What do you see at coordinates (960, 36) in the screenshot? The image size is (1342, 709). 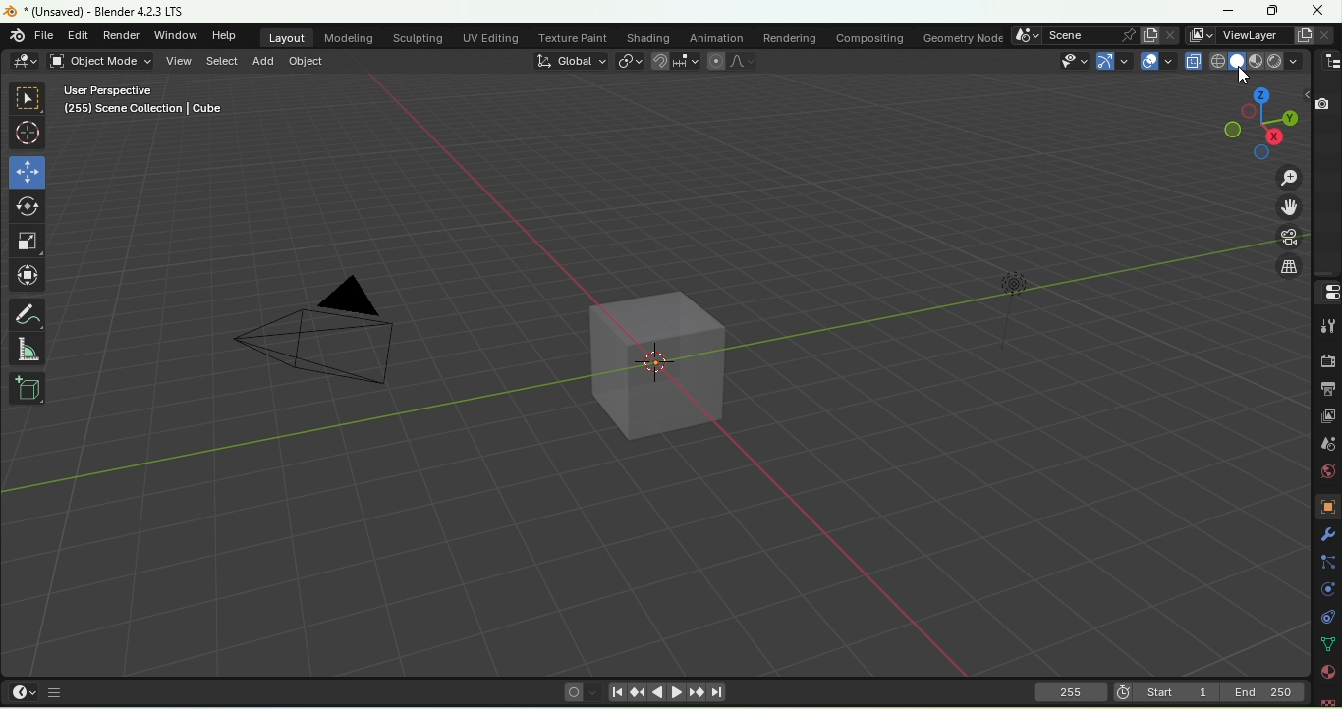 I see `Geometry node` at bounding box center [960, 36].